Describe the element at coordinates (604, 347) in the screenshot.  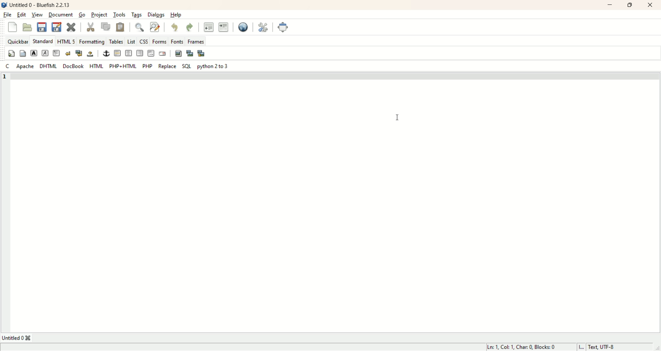
I see `text UTF-8` at that location.